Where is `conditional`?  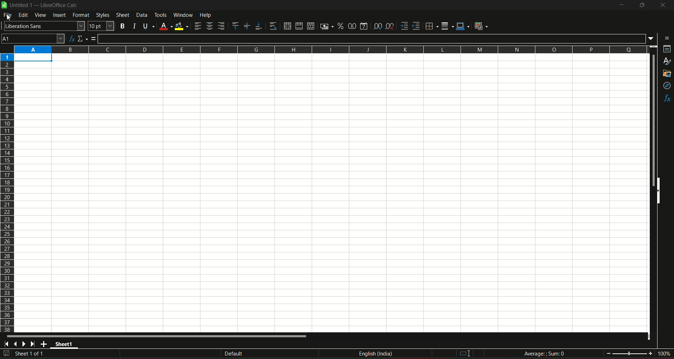
conditional is located at coordinates (483, 26).